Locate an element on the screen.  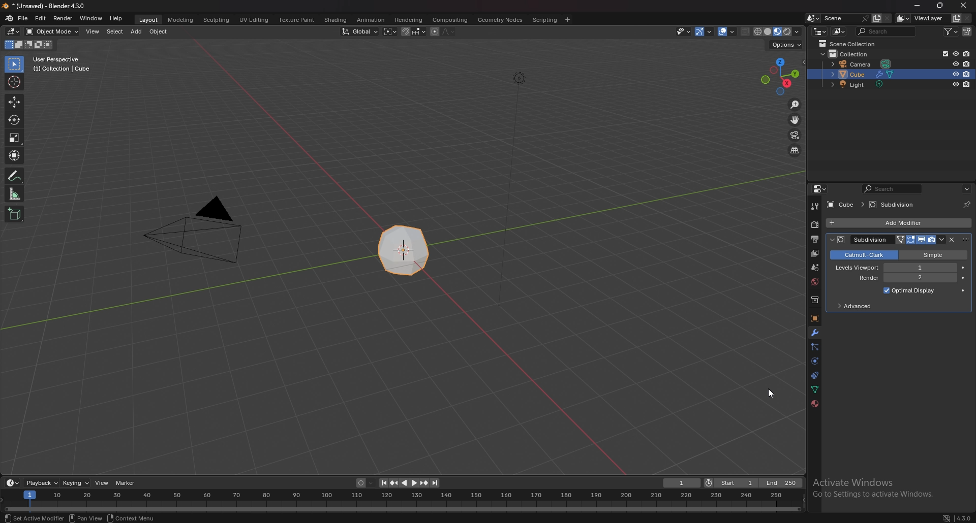
add is located at coordinates (137, 31).